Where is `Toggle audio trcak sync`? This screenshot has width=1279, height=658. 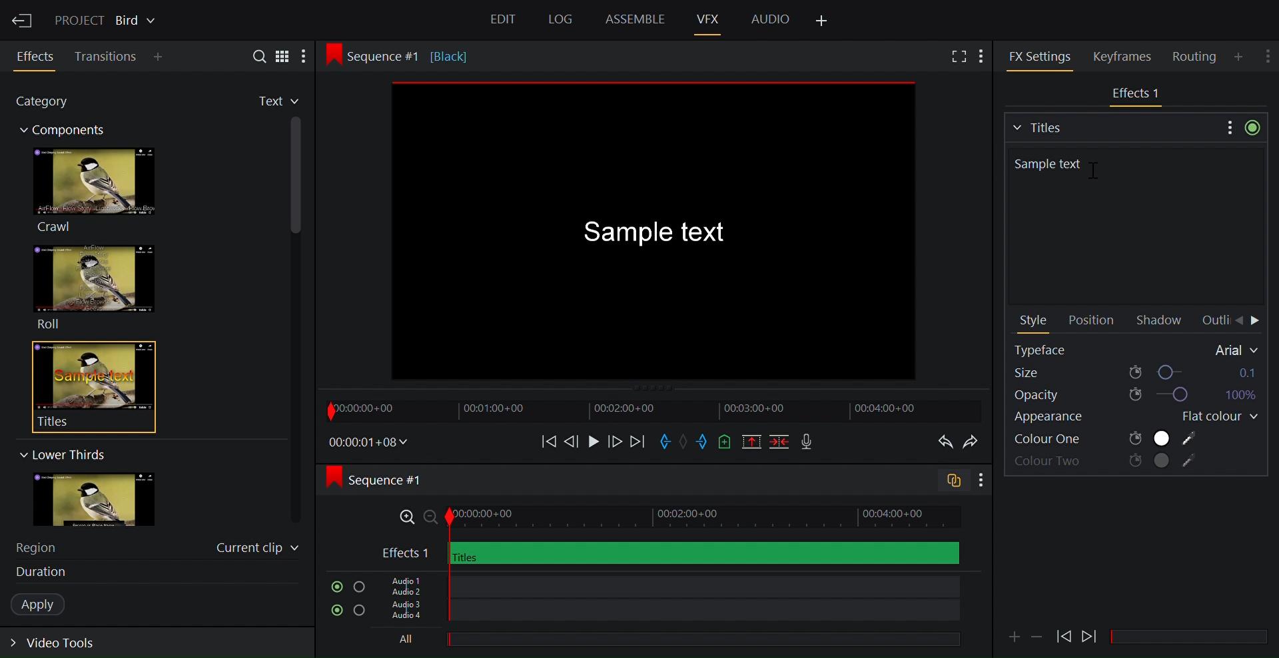 Toggle audio trcak sync is located at coordinates (948, 482).